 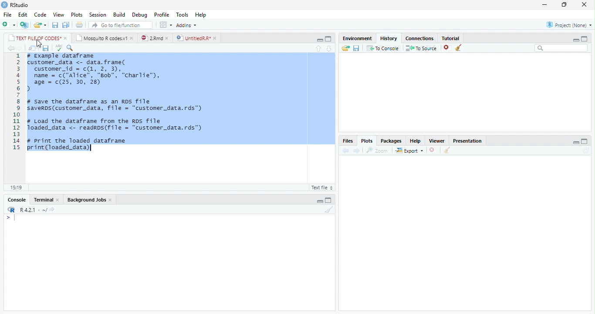 I want to click on maximize, so click(x=328, y=200).